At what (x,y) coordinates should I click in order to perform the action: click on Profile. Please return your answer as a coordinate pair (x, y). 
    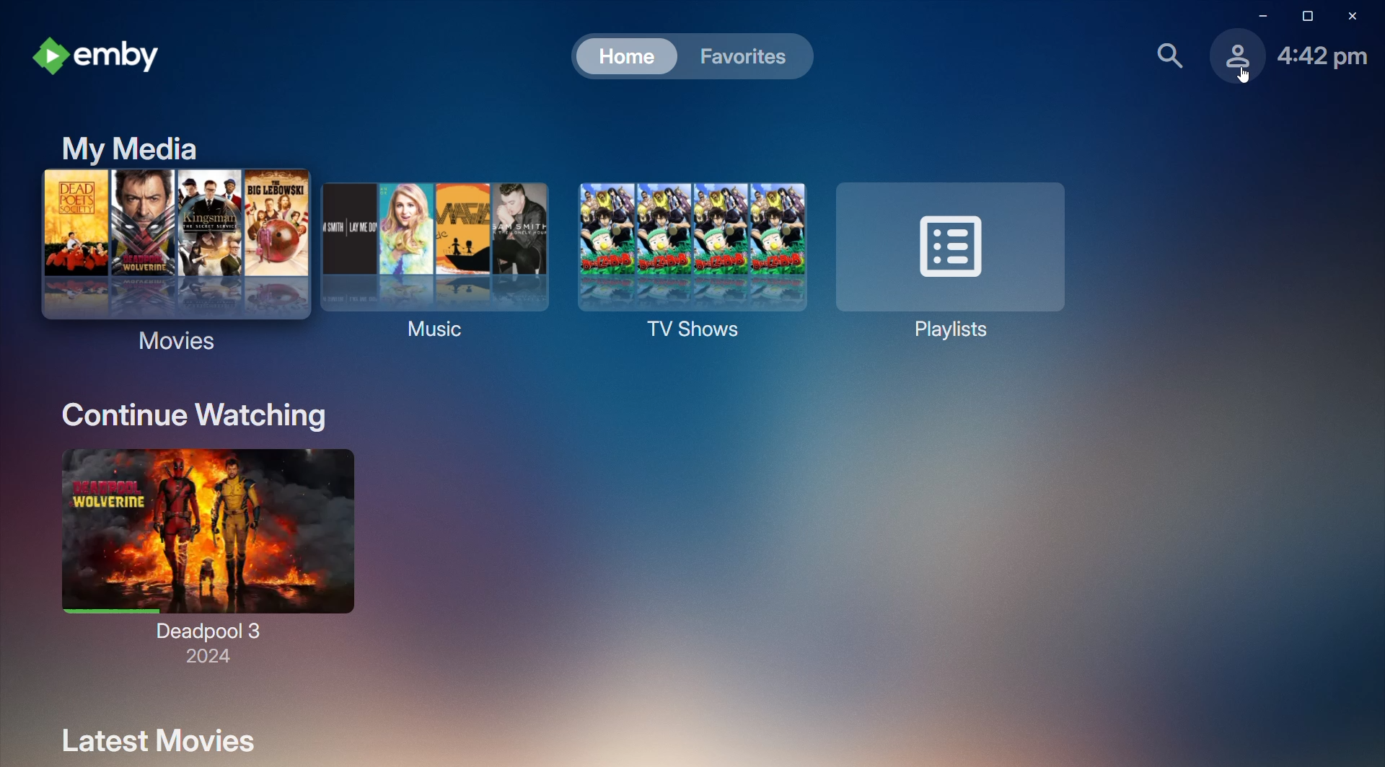
    Looking at the image, I should click on (1233, 56).